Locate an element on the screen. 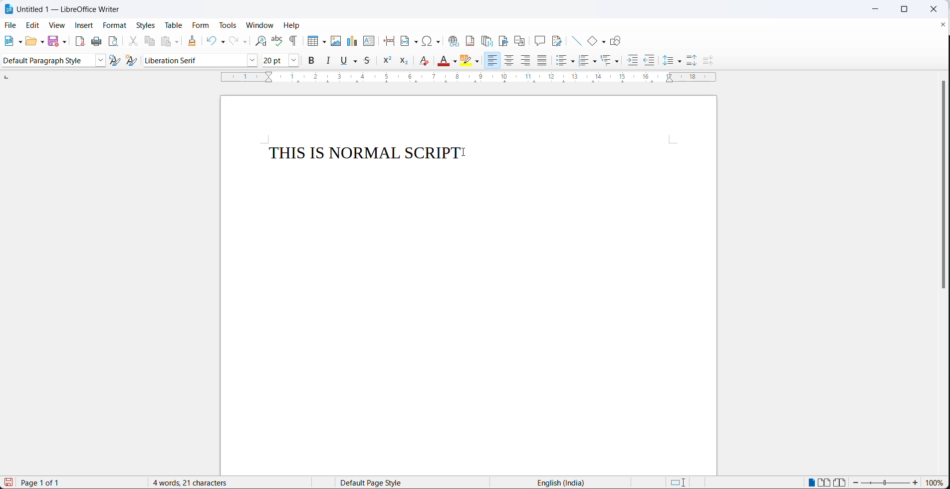  print preview is located at coordinates (114, 41).